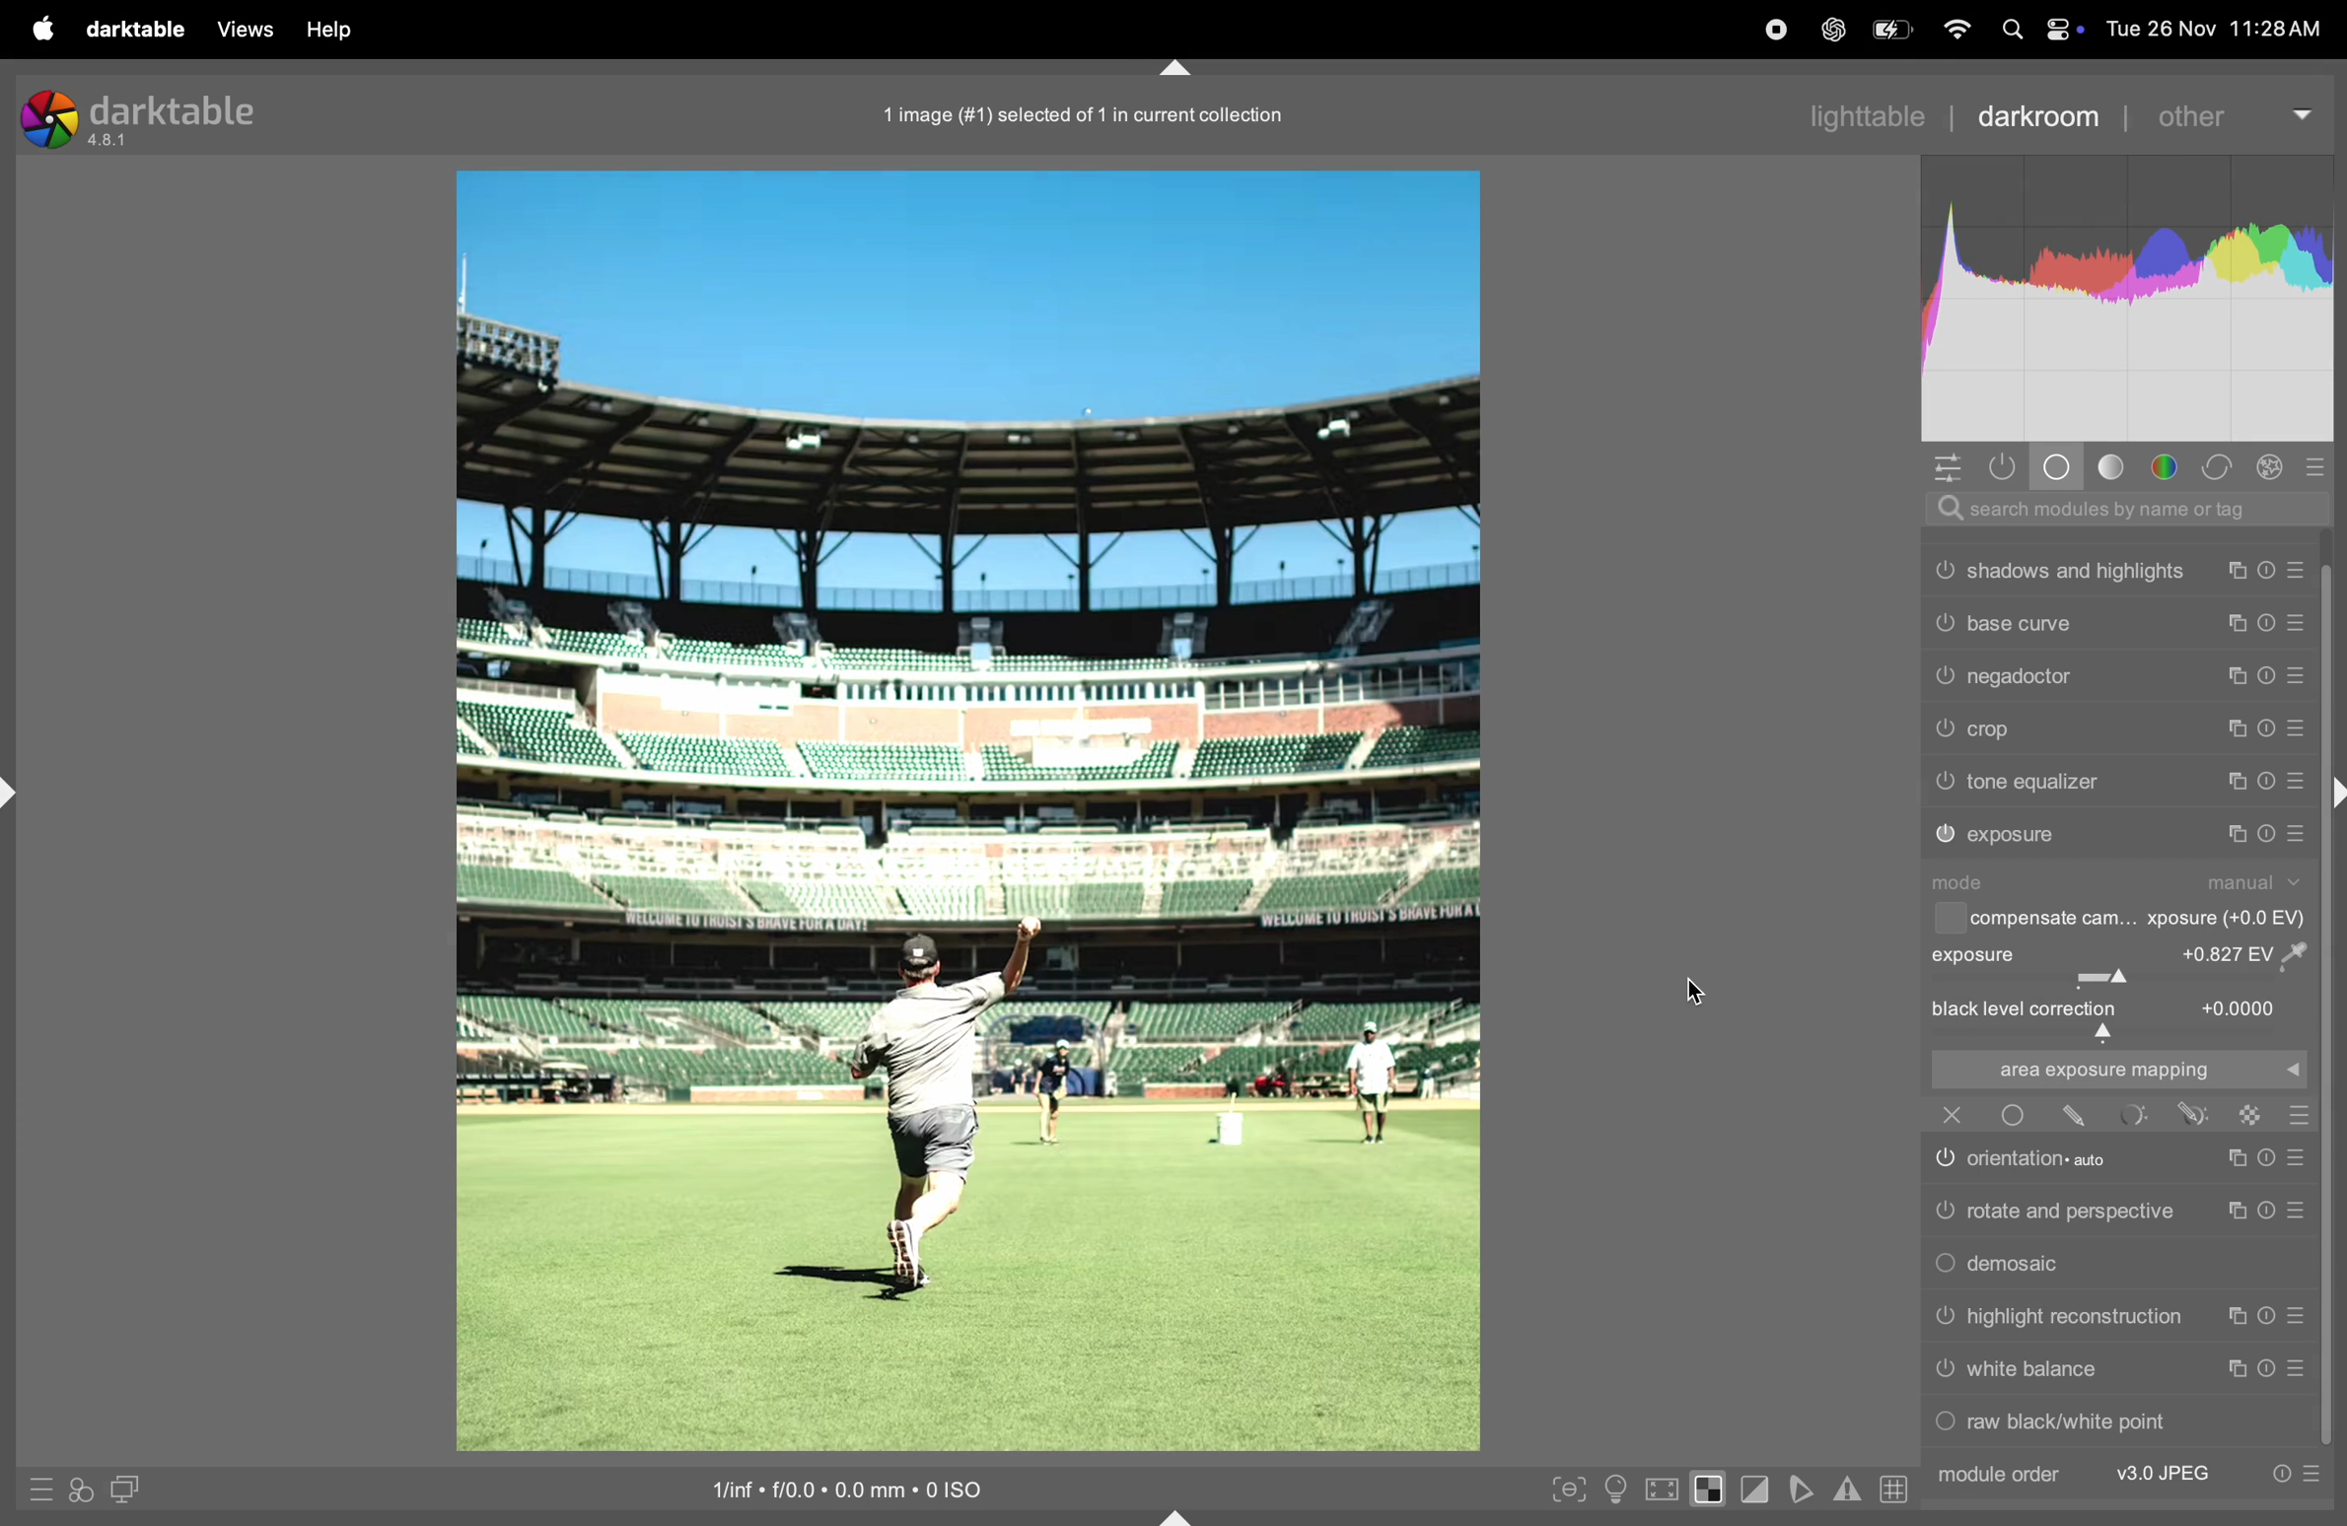  Describe the element at coordinates (47, 119) in the screenshot. I see `logo` at that location.